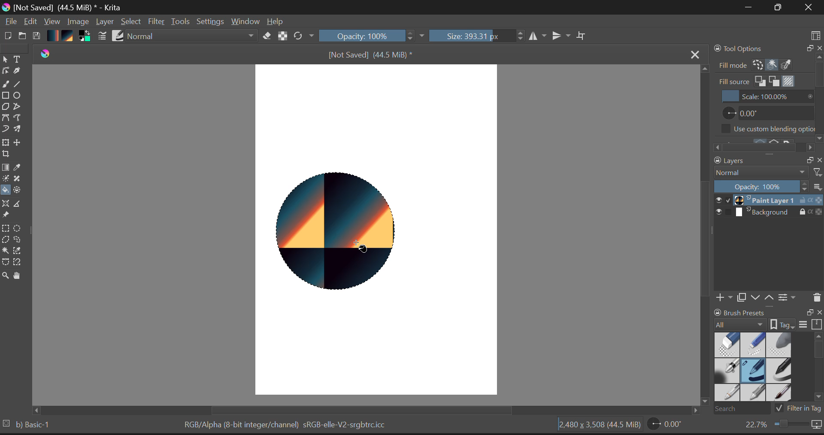 This screenshot has width=824, height=435. I want to click on Cursor AFTER_LAST_ACTION, so click(356, 248).